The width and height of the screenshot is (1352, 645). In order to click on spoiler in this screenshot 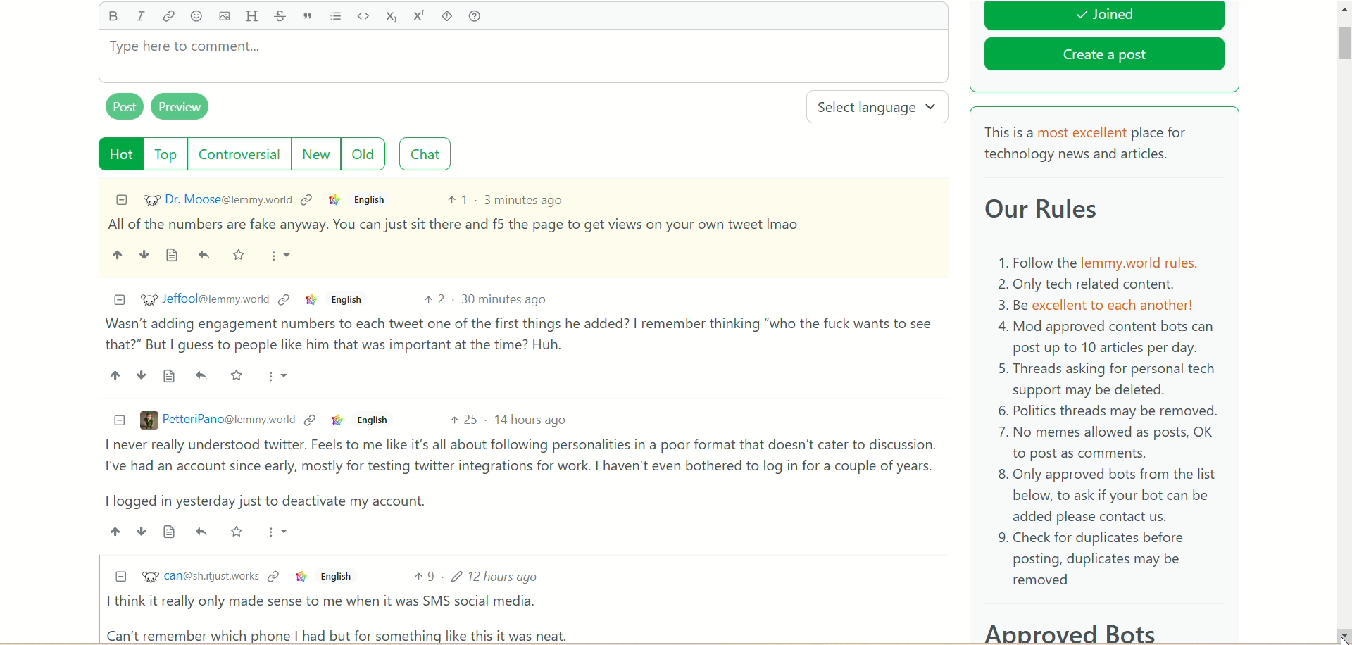, I will do `click(447, 16)`.